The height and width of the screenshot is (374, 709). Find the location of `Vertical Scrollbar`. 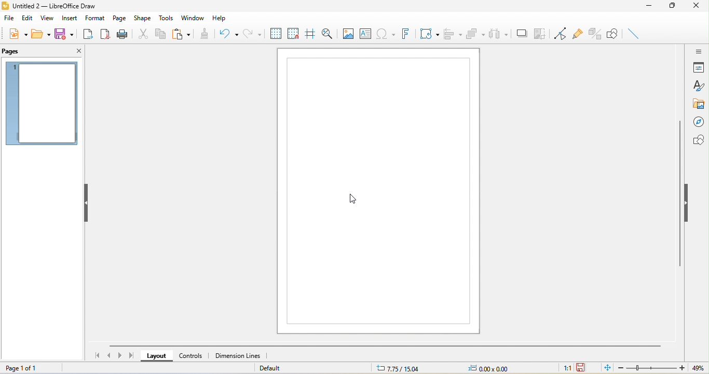

Vertical Scrollbar is located at coordinates (678, 194).